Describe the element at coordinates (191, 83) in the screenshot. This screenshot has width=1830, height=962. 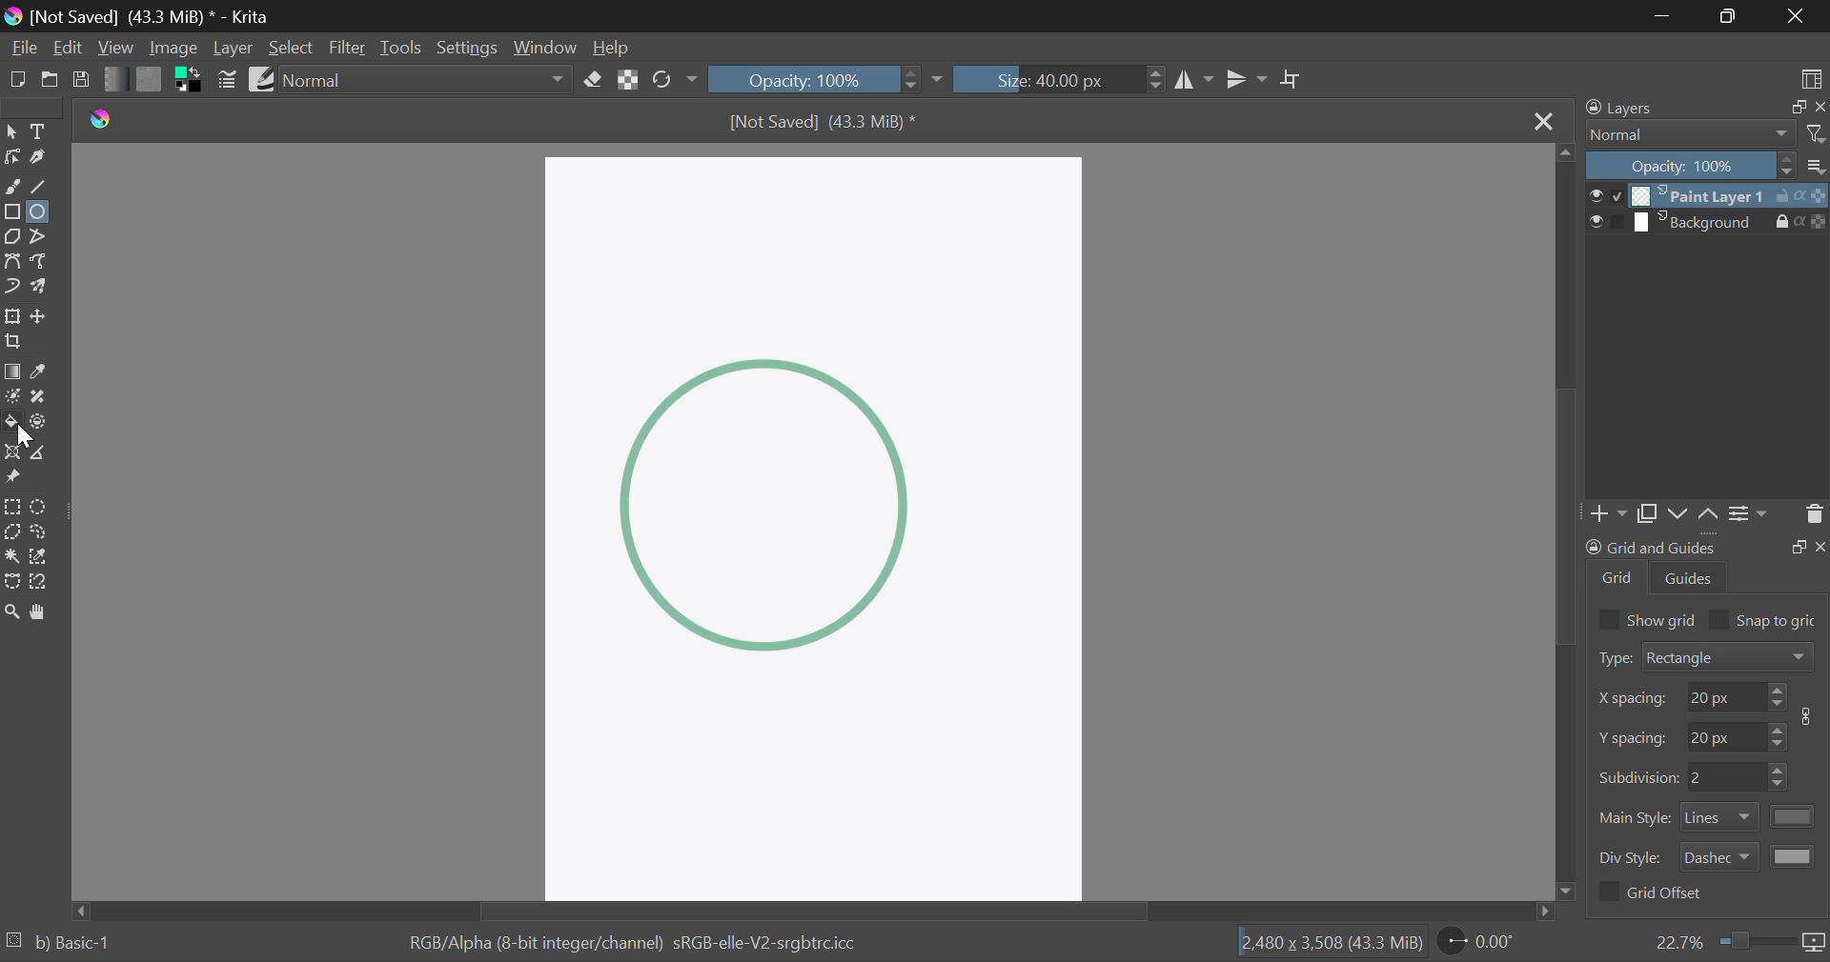
I see `Colors in Use` at that location.